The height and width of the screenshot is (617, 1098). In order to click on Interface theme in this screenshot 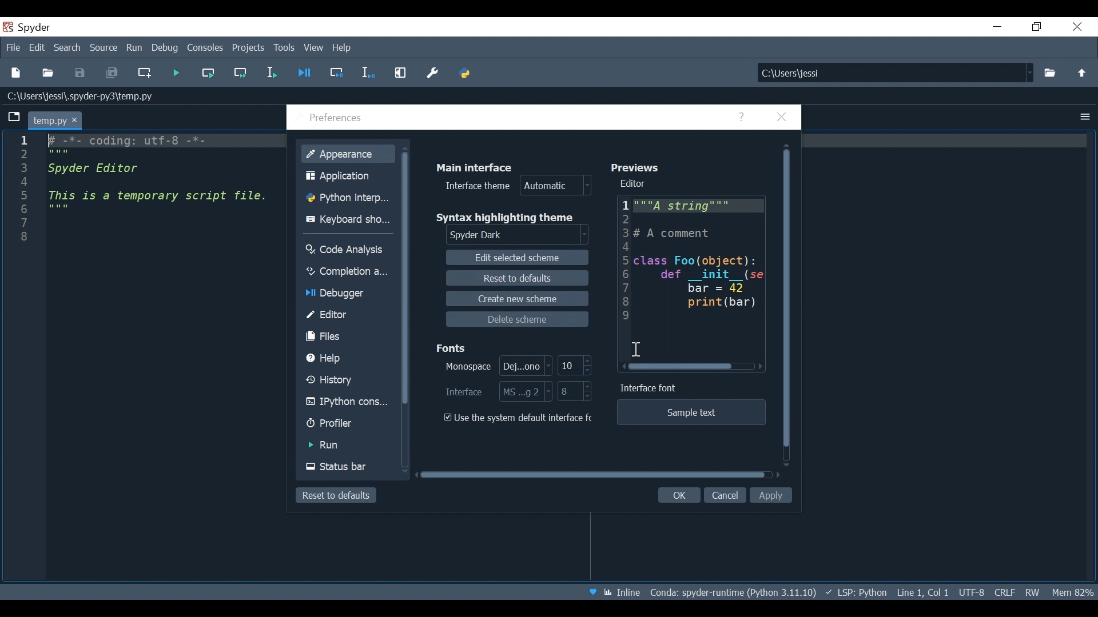, I will do `click(515, 186)`.